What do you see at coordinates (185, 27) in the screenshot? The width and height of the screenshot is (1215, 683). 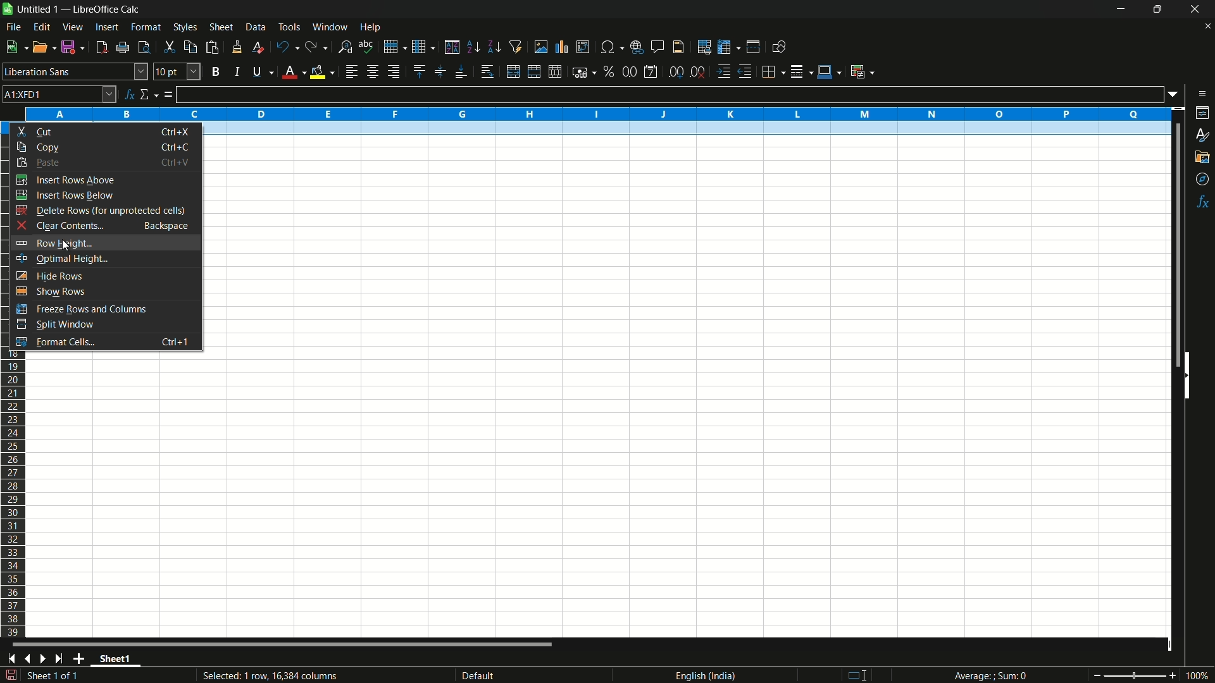 I see `styles menu` at bounding box center [185, 27].